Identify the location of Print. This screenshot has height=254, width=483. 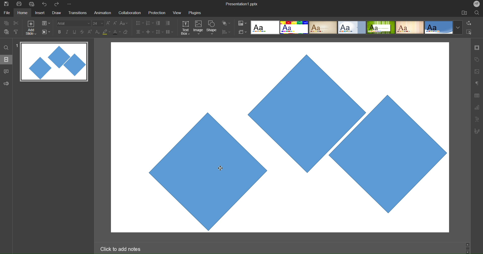
(19, 4).